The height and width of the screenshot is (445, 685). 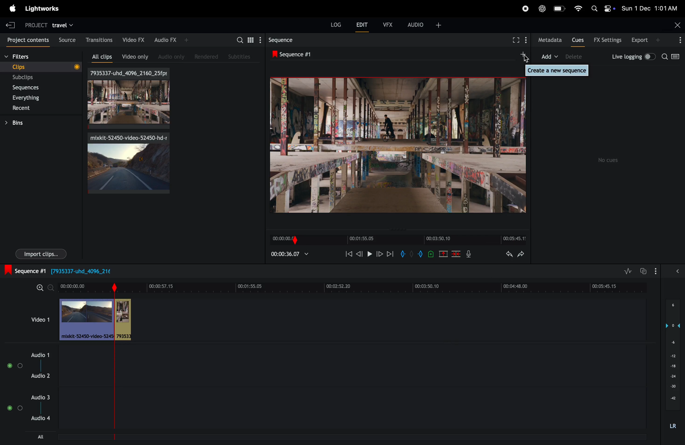 I want to click on Audio 4, so click(x=42, y=419).